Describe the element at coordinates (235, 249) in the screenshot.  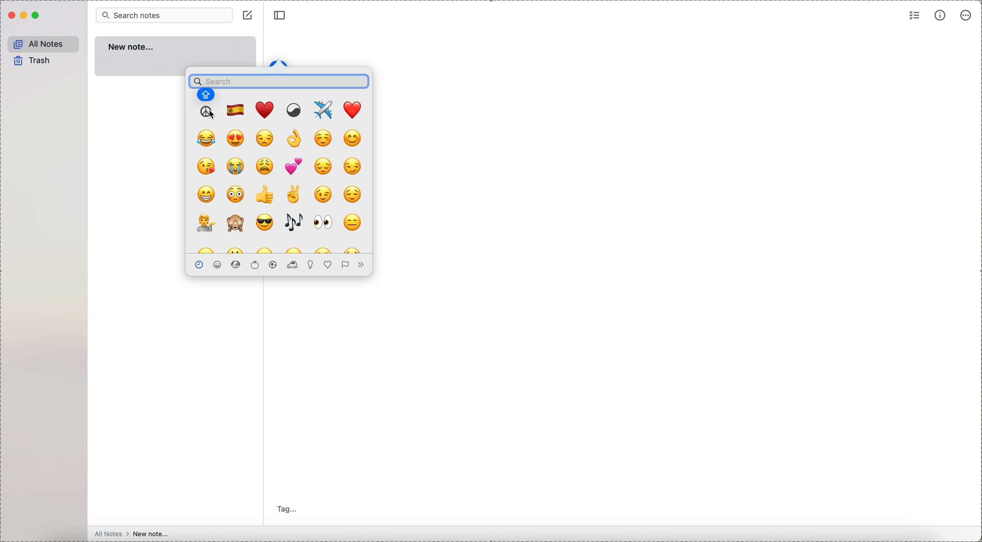
I see `emoji` at that location.